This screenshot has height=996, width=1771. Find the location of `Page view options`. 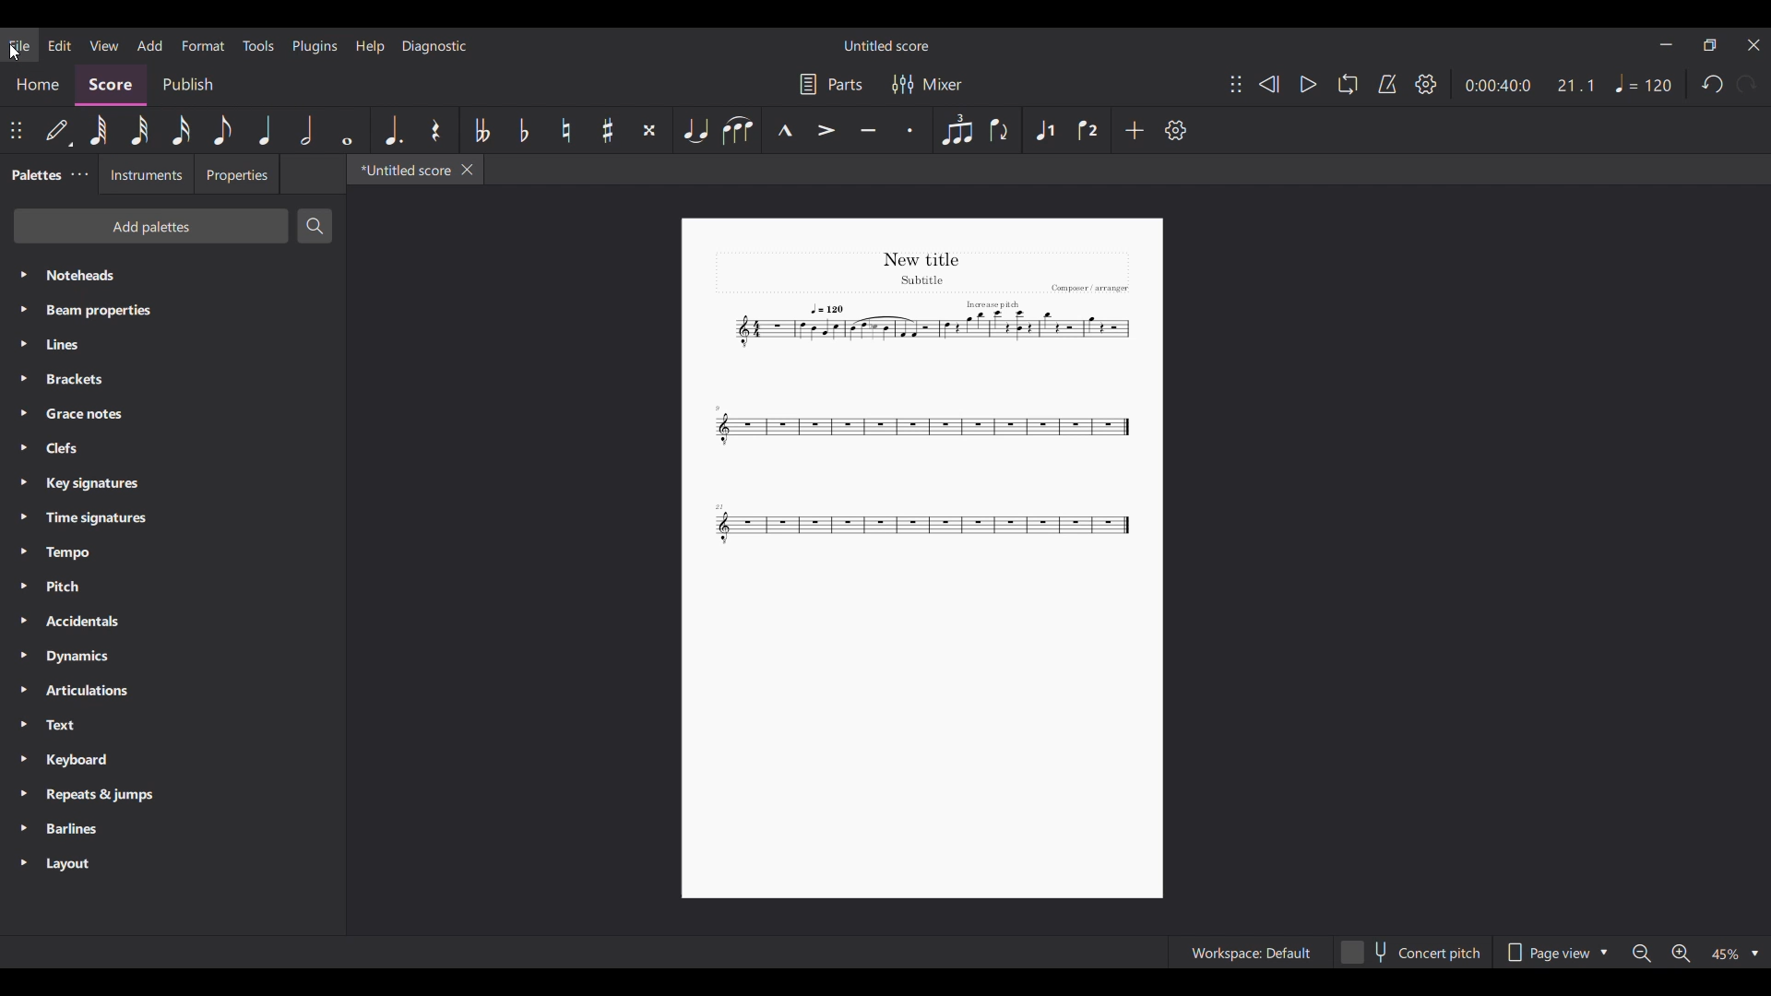

Page view options is located at coordinates (1554, 953).